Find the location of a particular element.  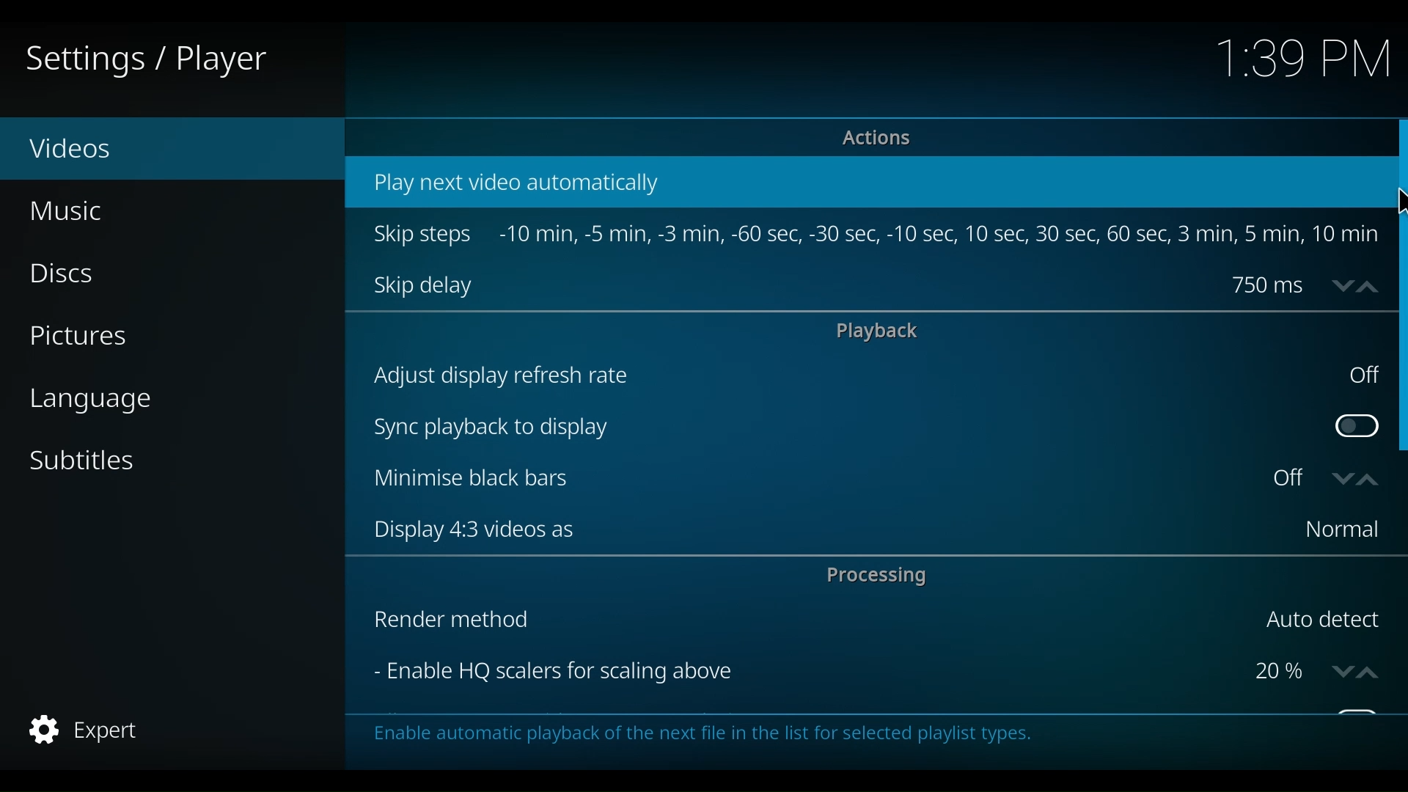

down is located at coordinates (1338, 672).